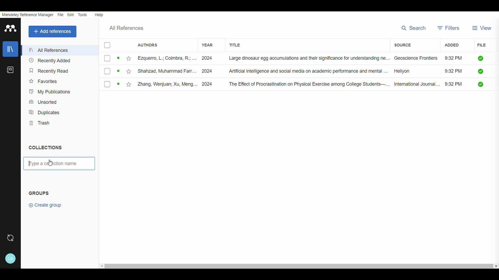  What do you see at coordinates (11, 258) in the screenshot?
I see `Account & help` at bounding box center [11, 258].